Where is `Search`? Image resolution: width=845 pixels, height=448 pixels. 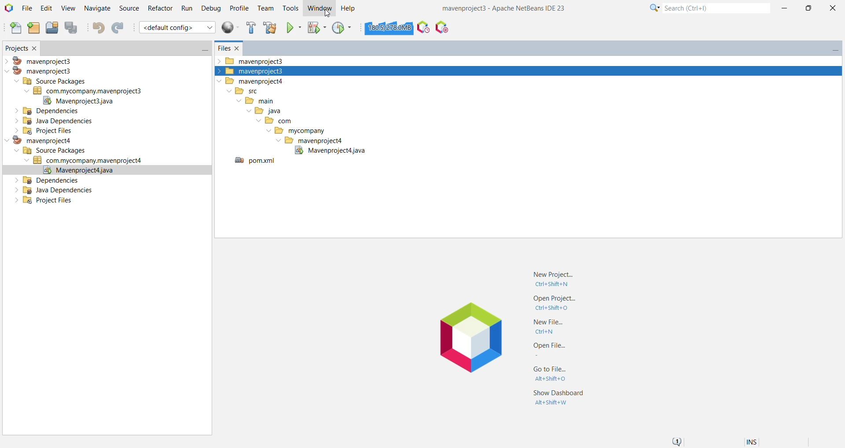
Search is located at coordinates (715, 9).